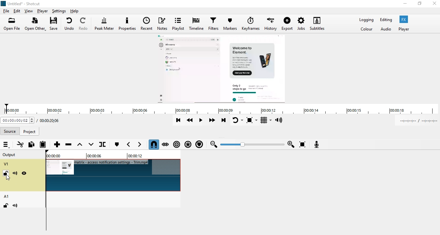  I want to click on recent, so click(147, 23).